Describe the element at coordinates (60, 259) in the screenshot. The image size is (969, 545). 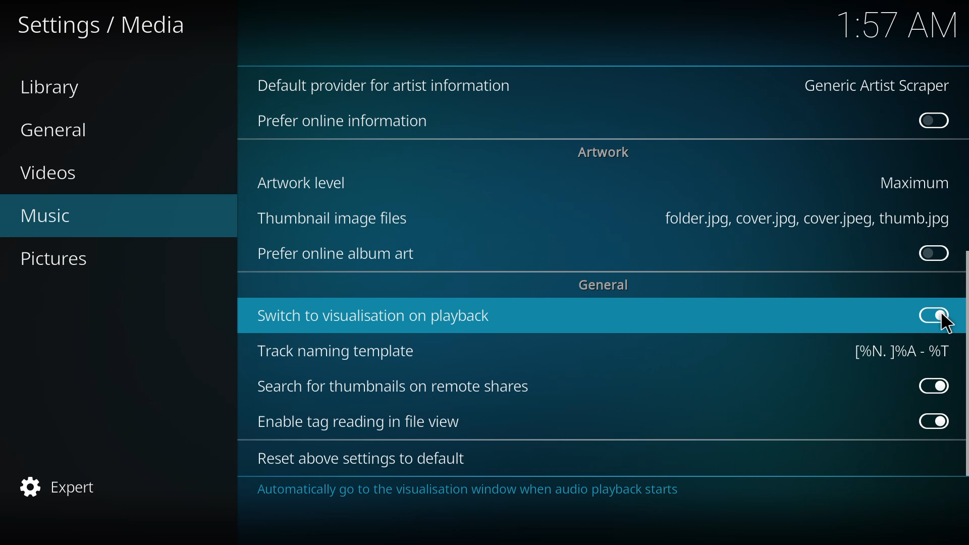
I see `pictures` at that location.